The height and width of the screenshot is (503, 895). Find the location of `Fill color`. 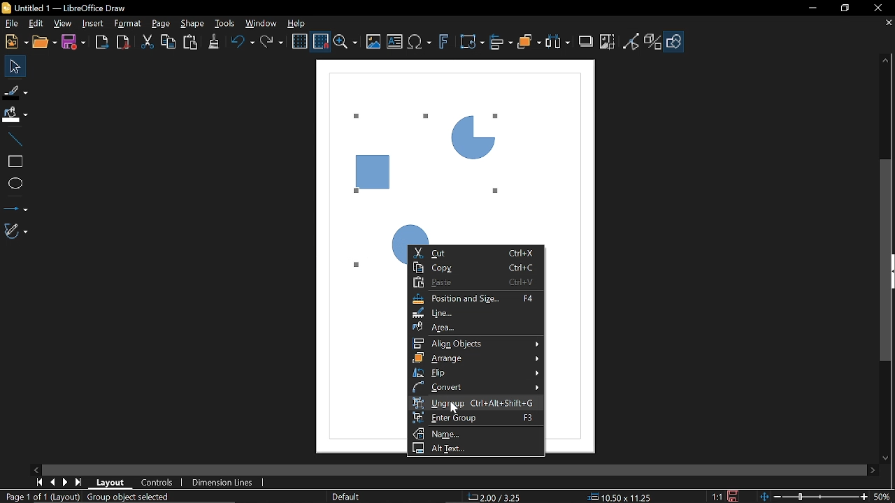

Fill color is located at coordinates (15, 114).